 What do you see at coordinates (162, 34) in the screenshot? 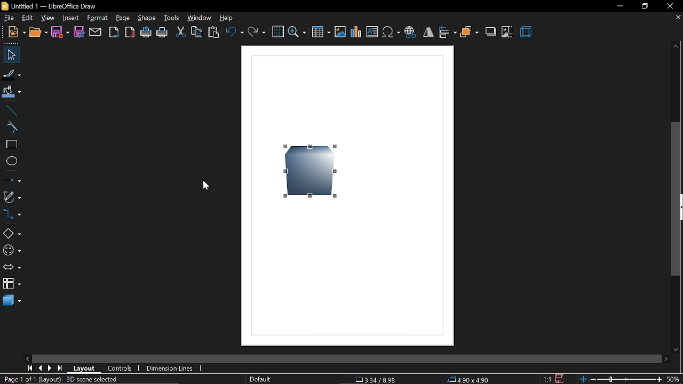
I see `print` at bounding box center [162, 34].